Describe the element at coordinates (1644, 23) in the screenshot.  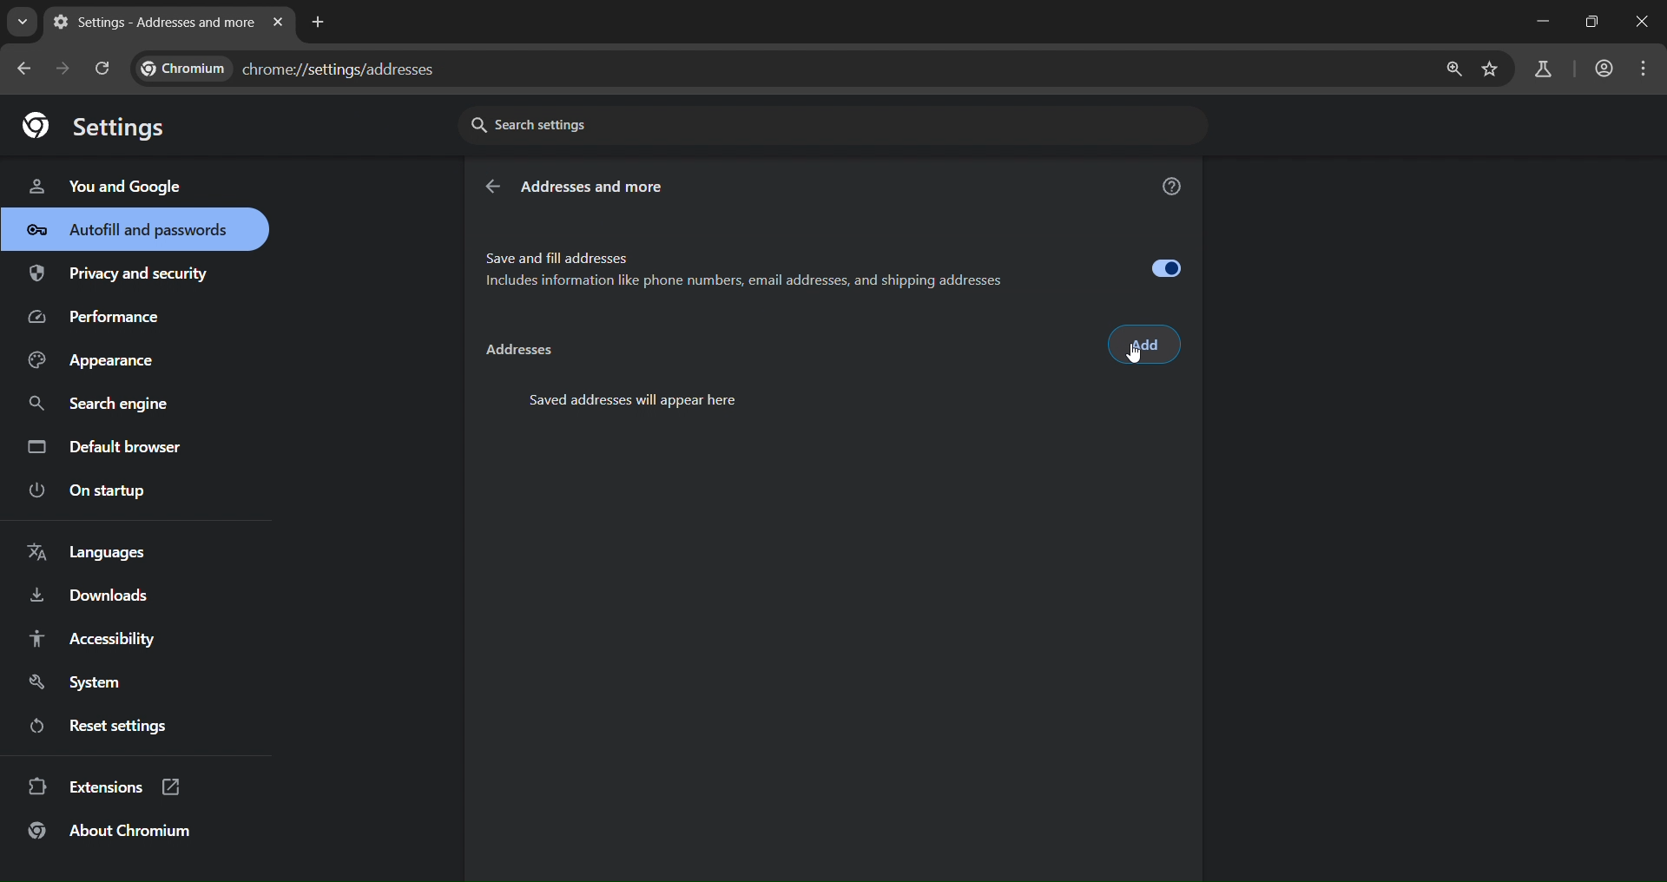
I see `close` at that location.